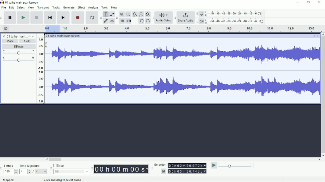 This screenshot has height=182, width=325. What do you see at coordinates (34, 36) in the screenshot?
I see `Open menu` at bounding box center [34, 36].